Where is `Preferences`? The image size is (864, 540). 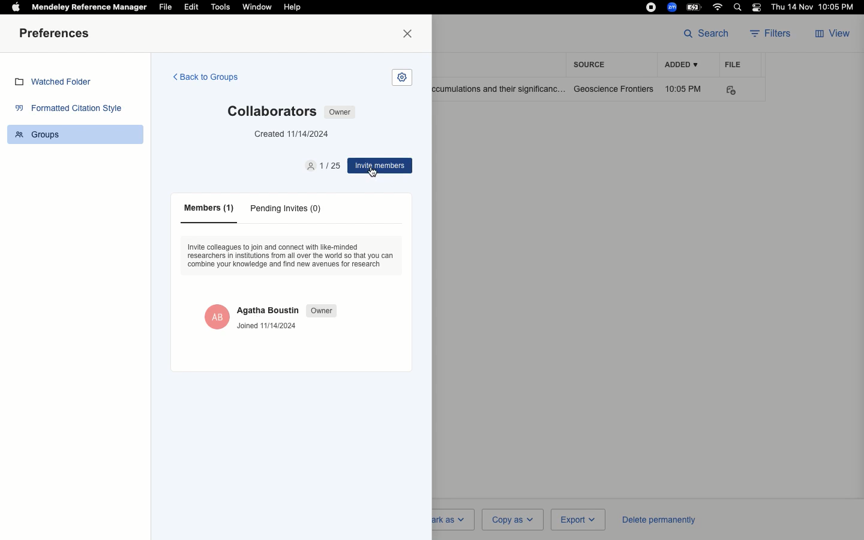 Preferences is located at coordinates (57, 34).